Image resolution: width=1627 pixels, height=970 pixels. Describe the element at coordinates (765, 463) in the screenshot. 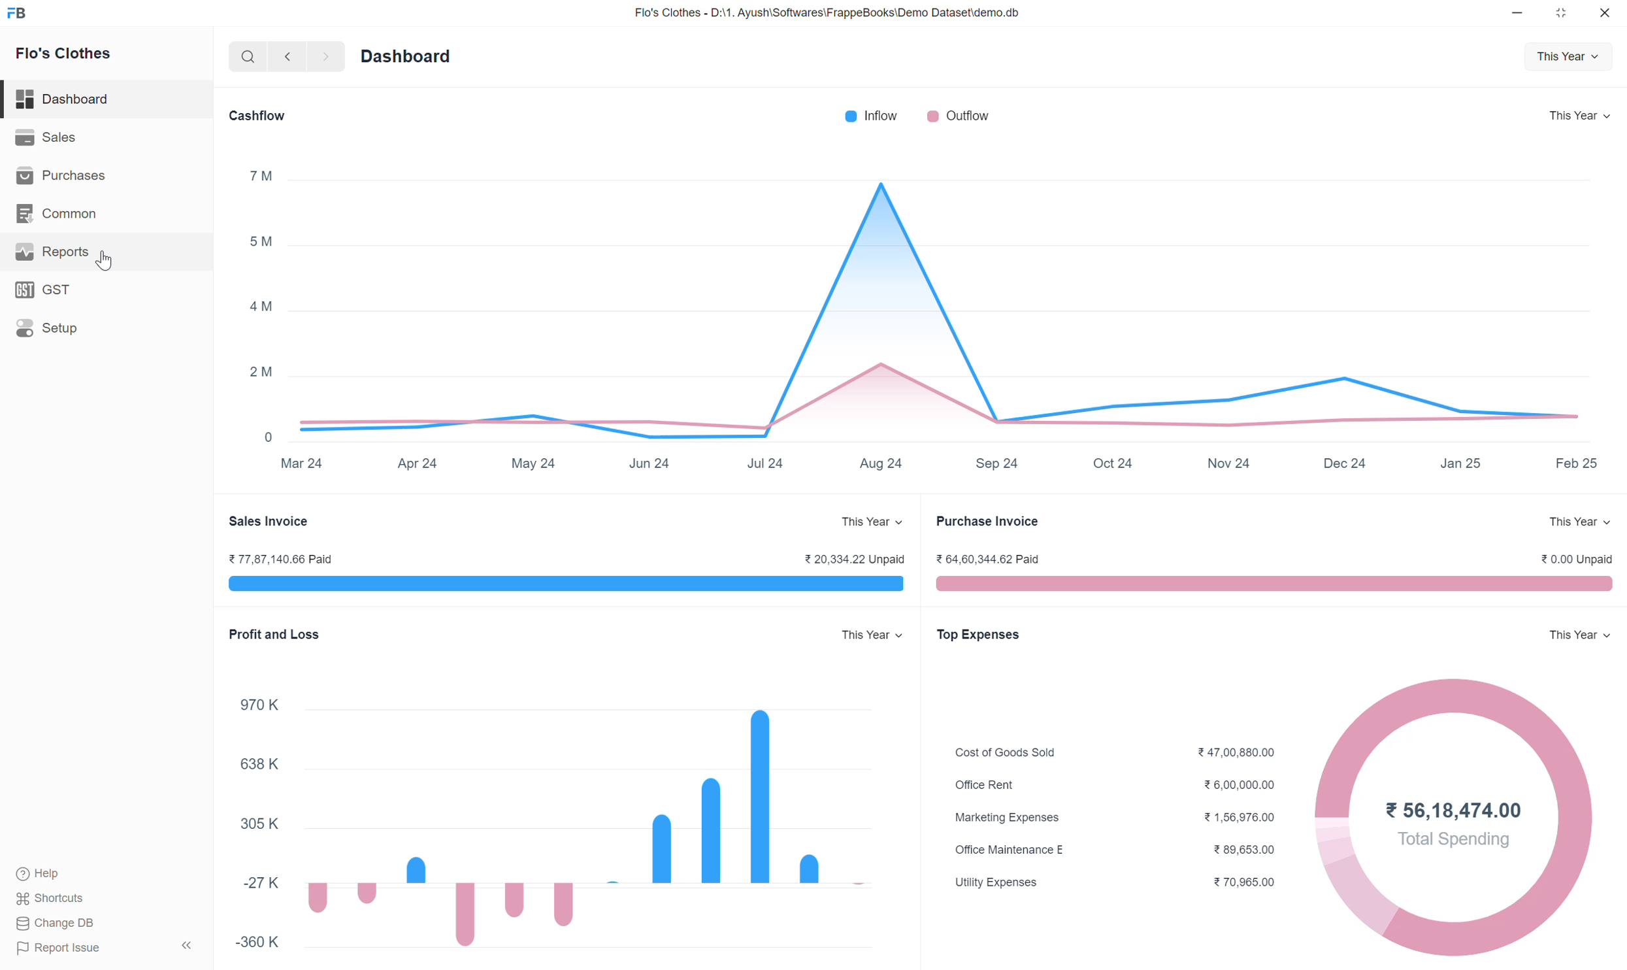

I see `jul 24` at that location.